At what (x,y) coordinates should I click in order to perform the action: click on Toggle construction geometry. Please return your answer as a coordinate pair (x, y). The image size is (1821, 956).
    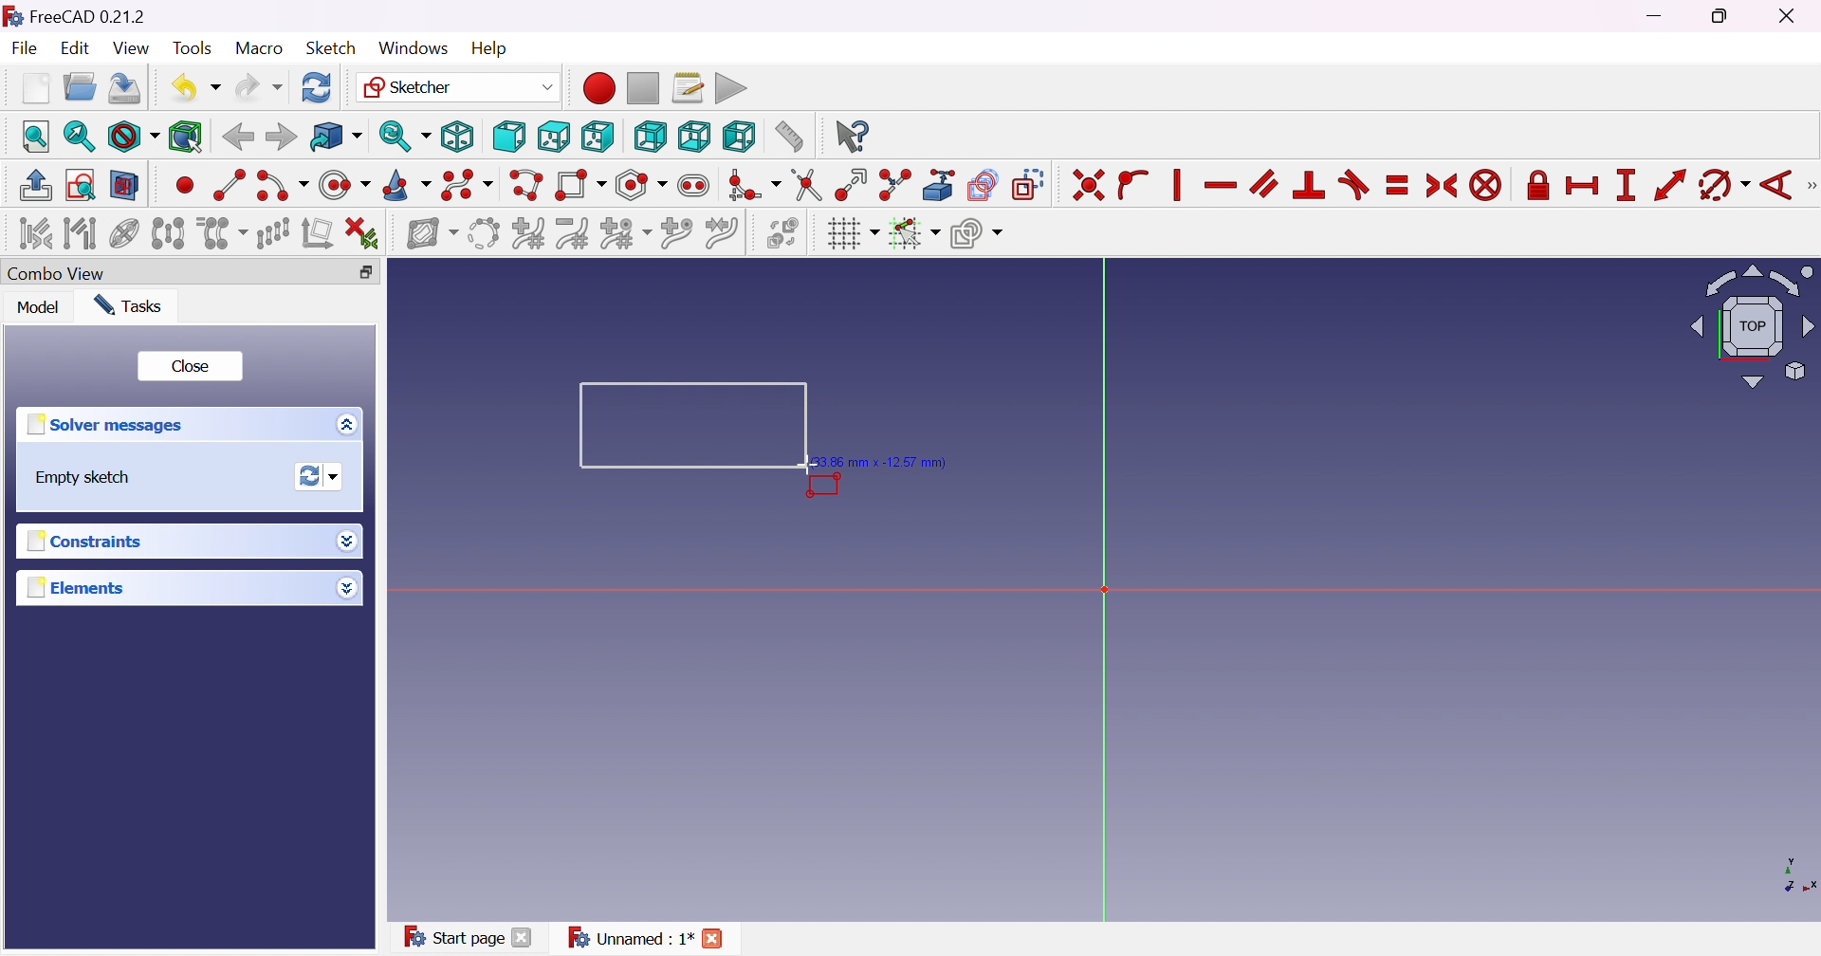
    Looking at the image, I should click on (1030, 185).